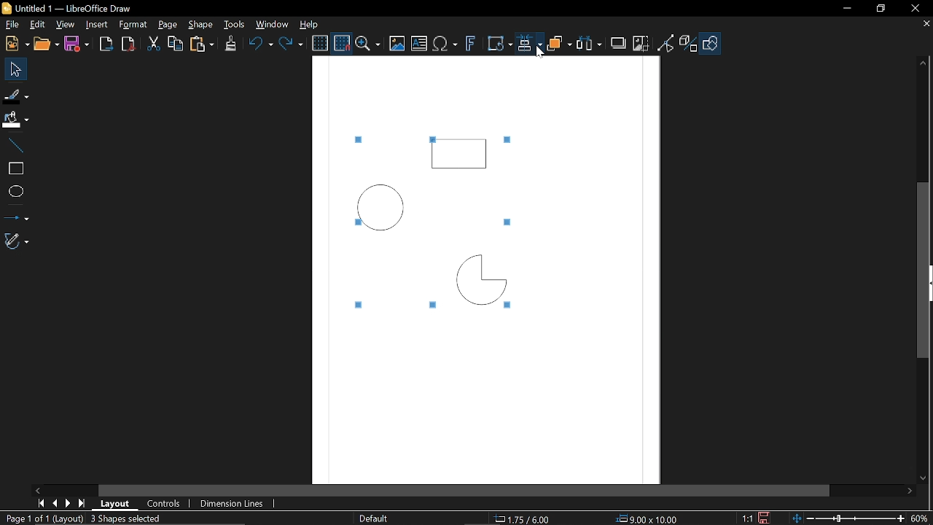  What do you see at coordinates (458, 155) in the screenshot?
I see `Rectangle` at bounding box center [458, 155].